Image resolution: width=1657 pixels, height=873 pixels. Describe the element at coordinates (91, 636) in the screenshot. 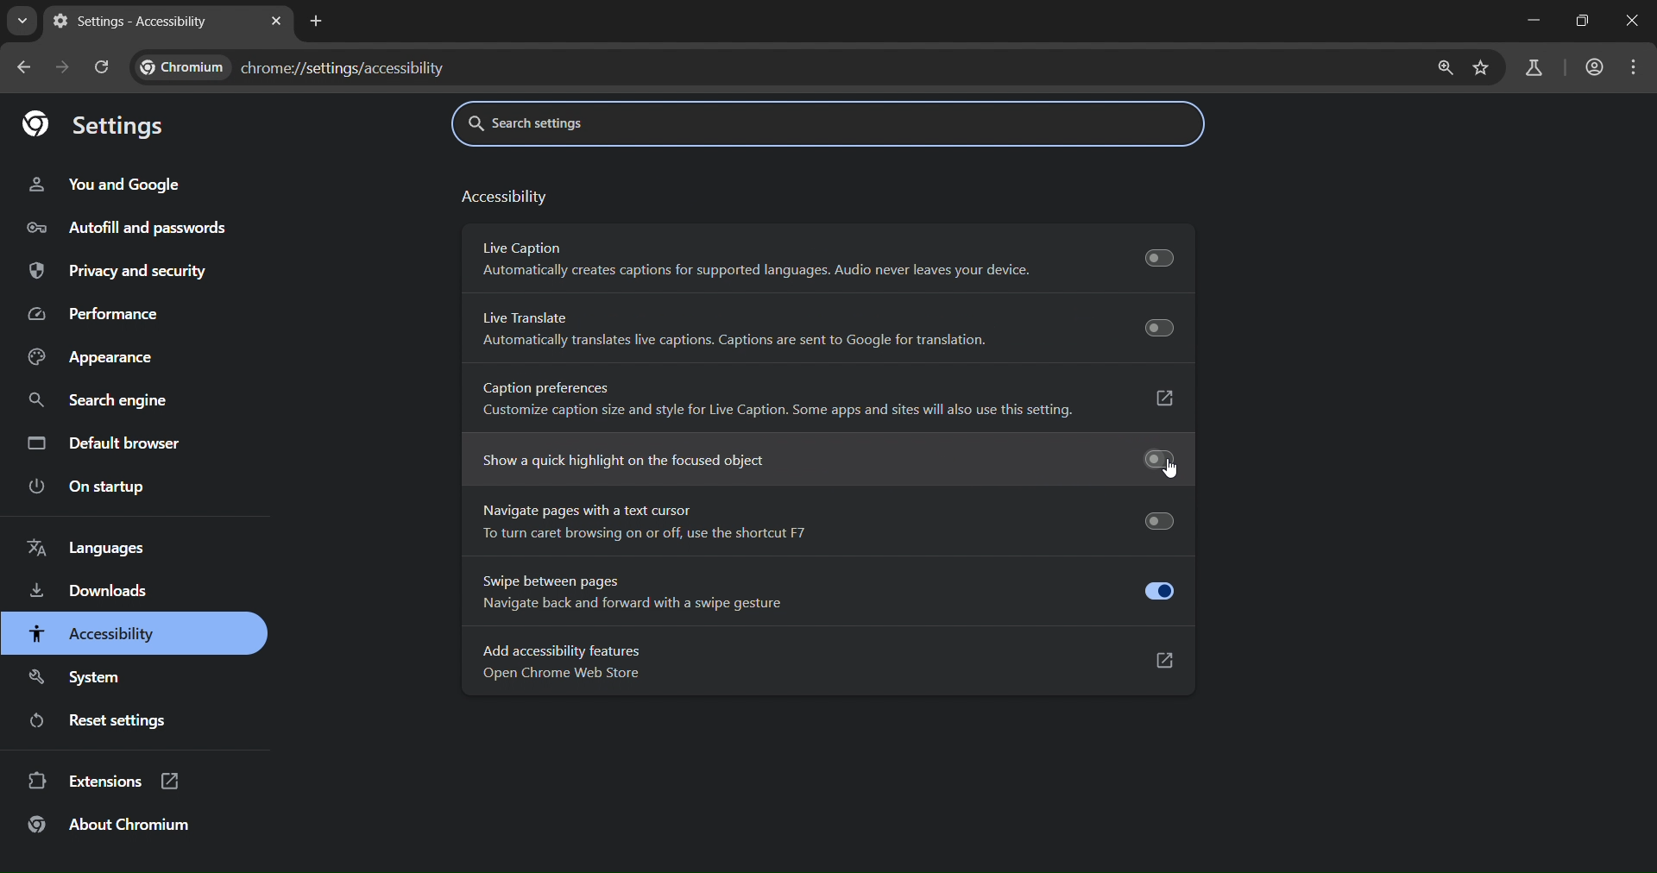

I see `accessibility` at that location.